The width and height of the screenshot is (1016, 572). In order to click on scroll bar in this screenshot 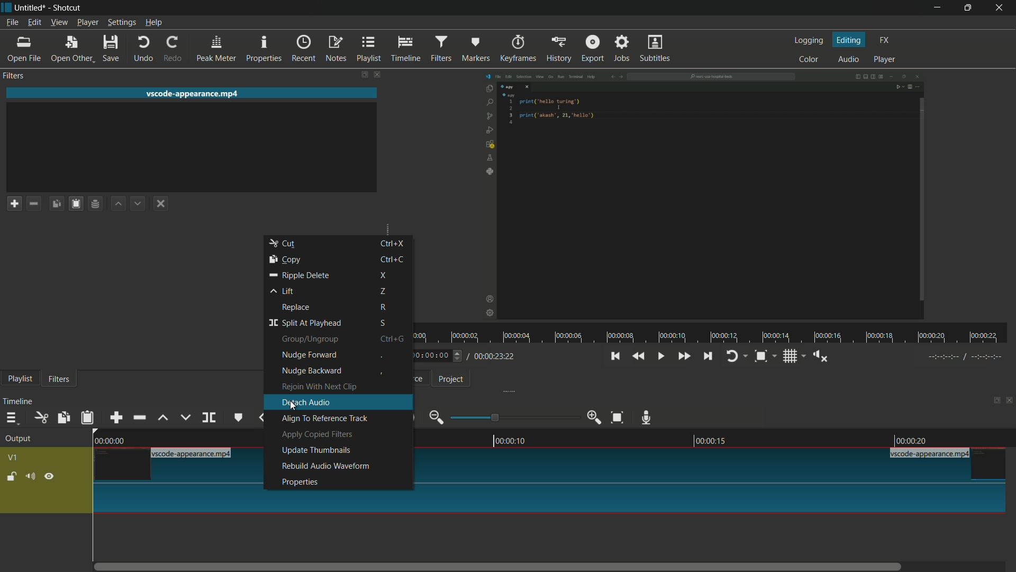, I will do `click(506, 567)`.